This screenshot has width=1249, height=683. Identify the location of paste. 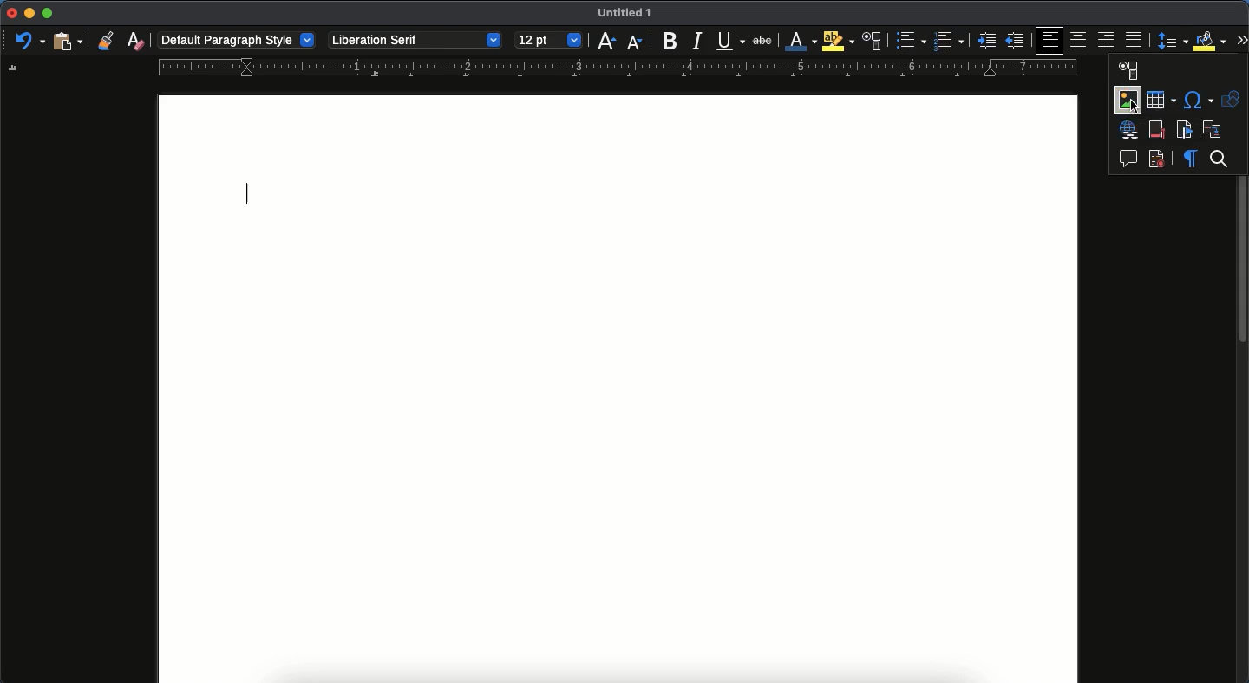
(67, 40).